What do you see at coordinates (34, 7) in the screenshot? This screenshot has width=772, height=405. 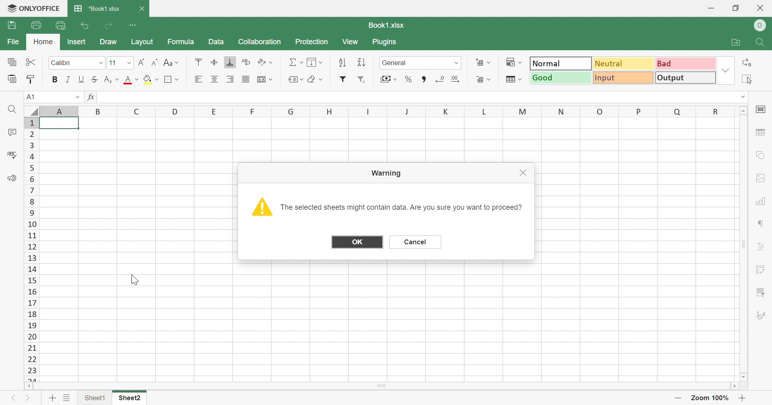 I see `ONLYOFFICE` at bounding box center [34, 7].